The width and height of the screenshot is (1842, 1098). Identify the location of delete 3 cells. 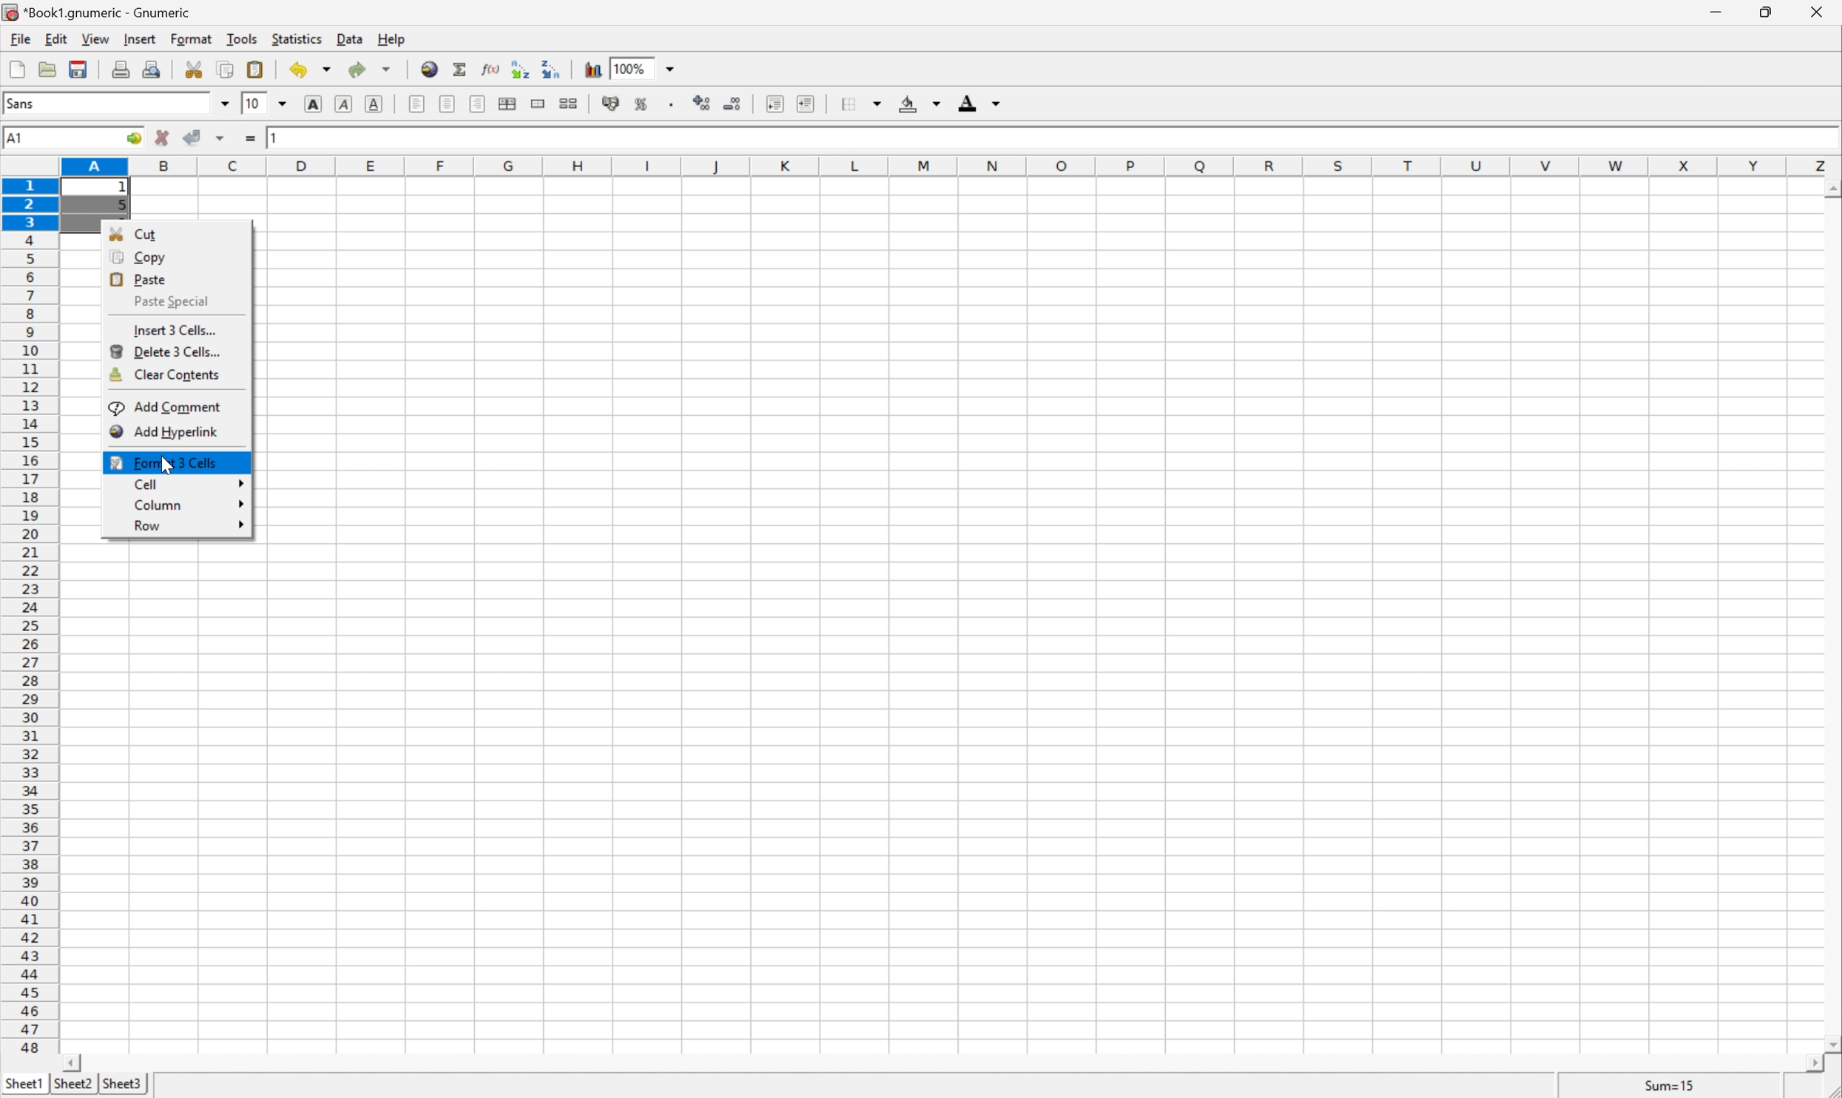
(169, 351).